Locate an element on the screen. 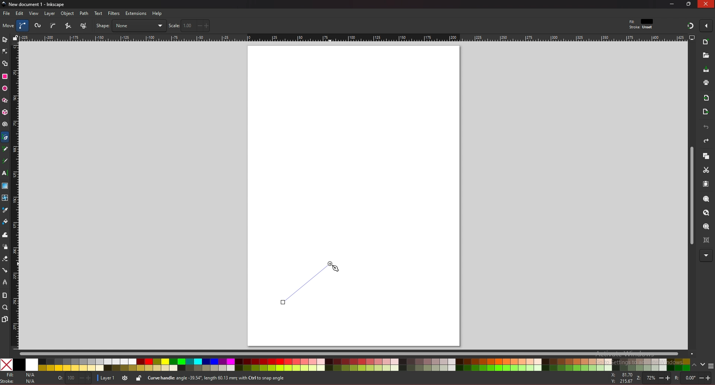  info is located at coordinates (279, 378).